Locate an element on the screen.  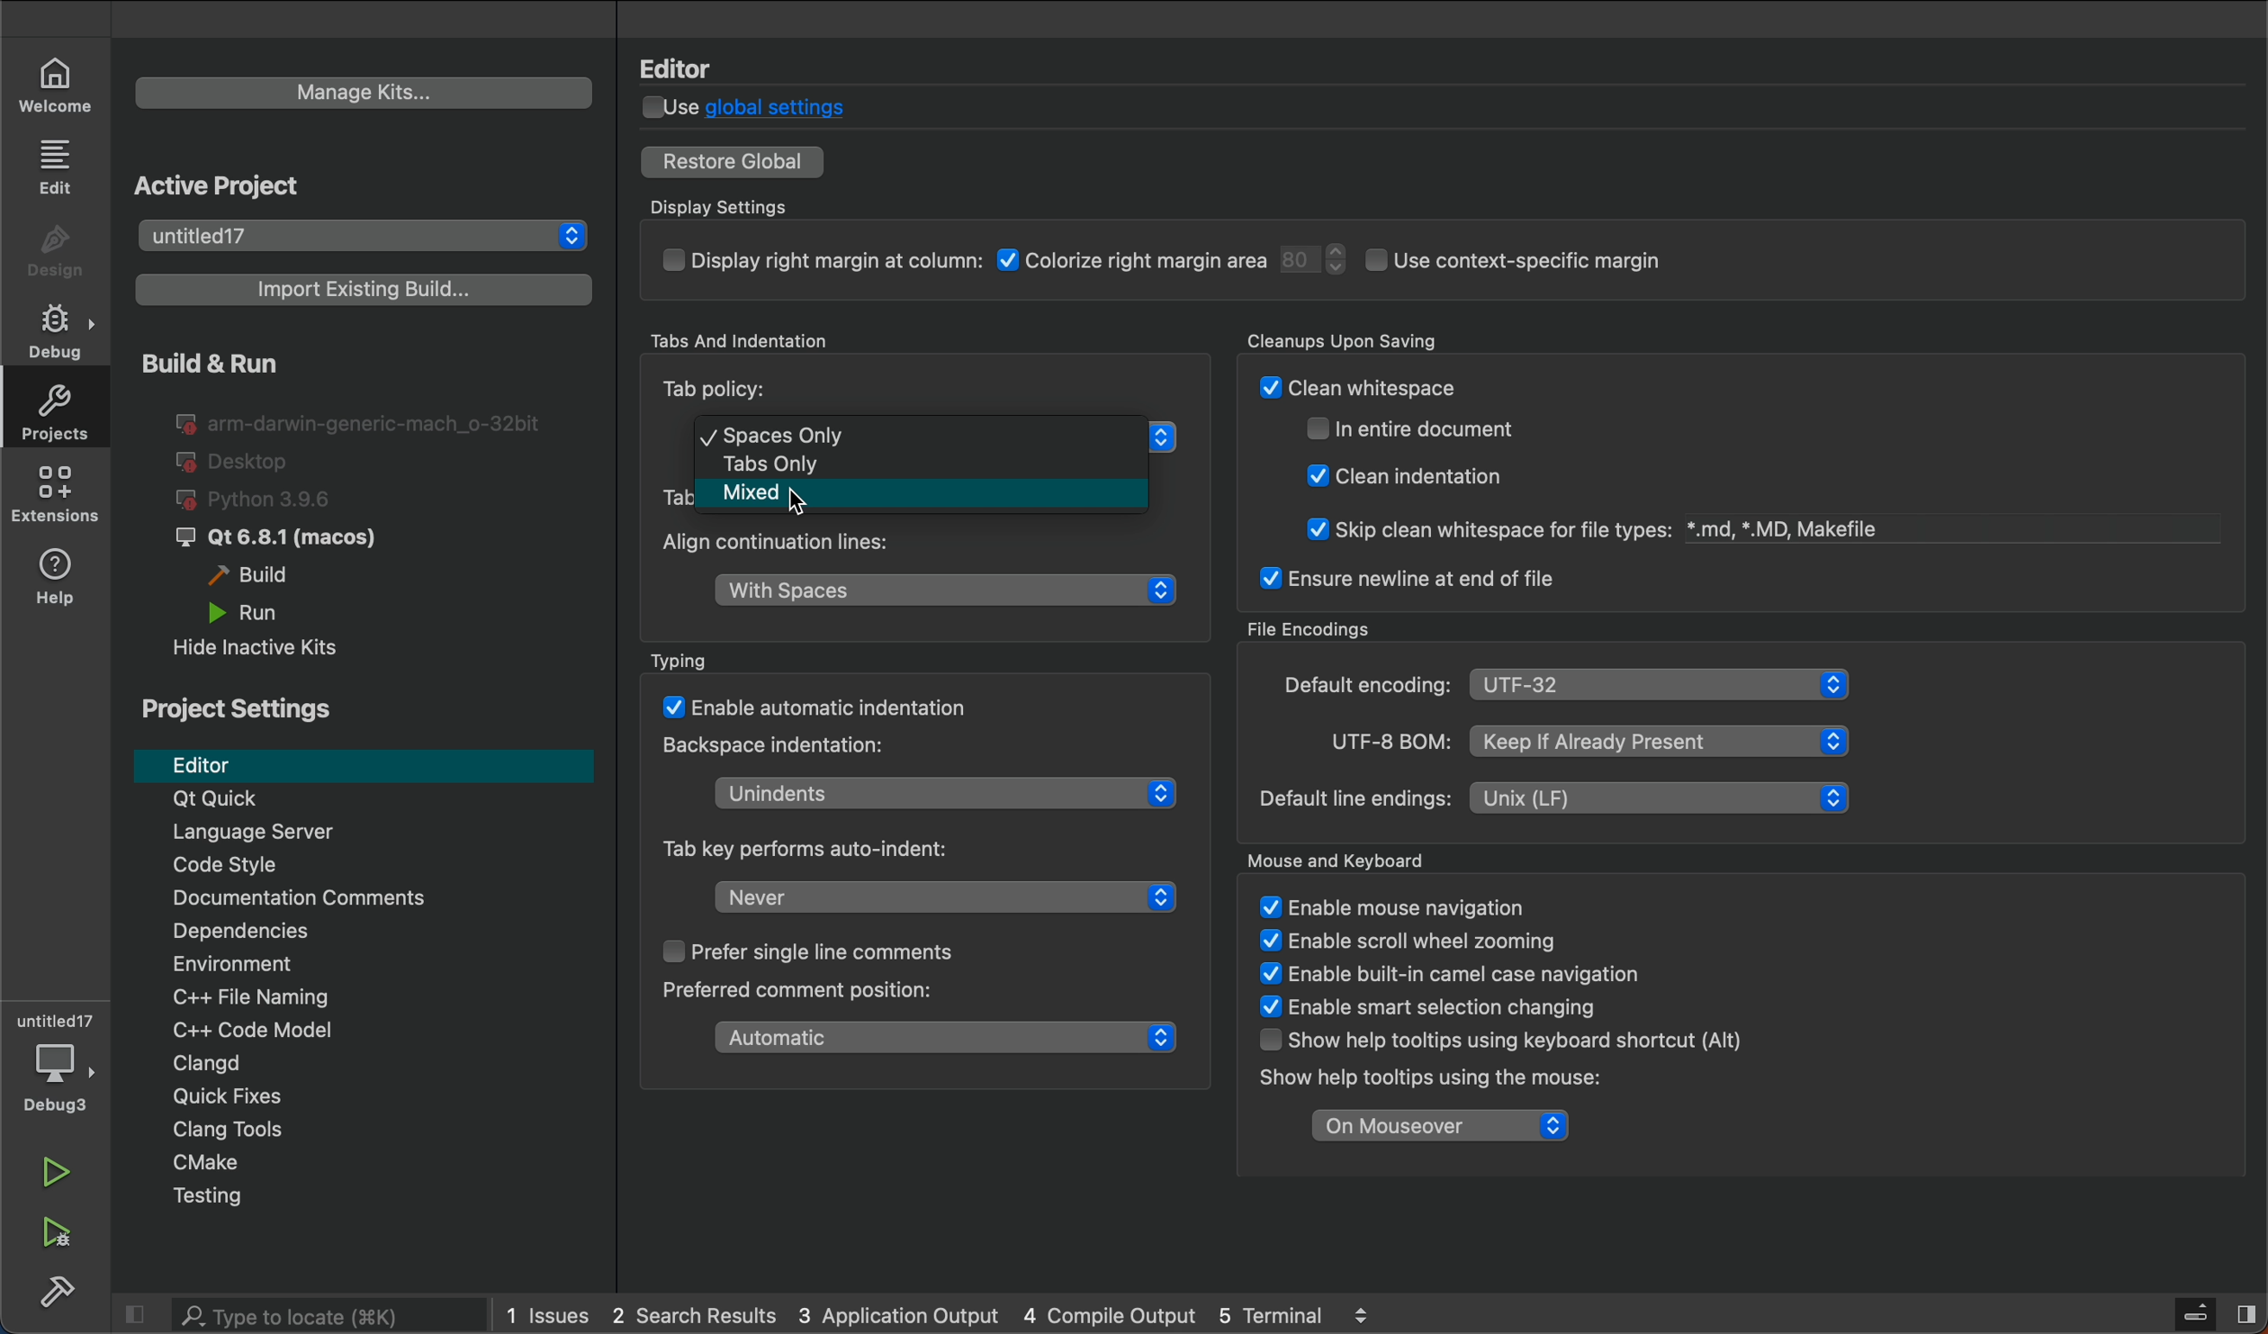
comments is located at coordinates (381, 899).